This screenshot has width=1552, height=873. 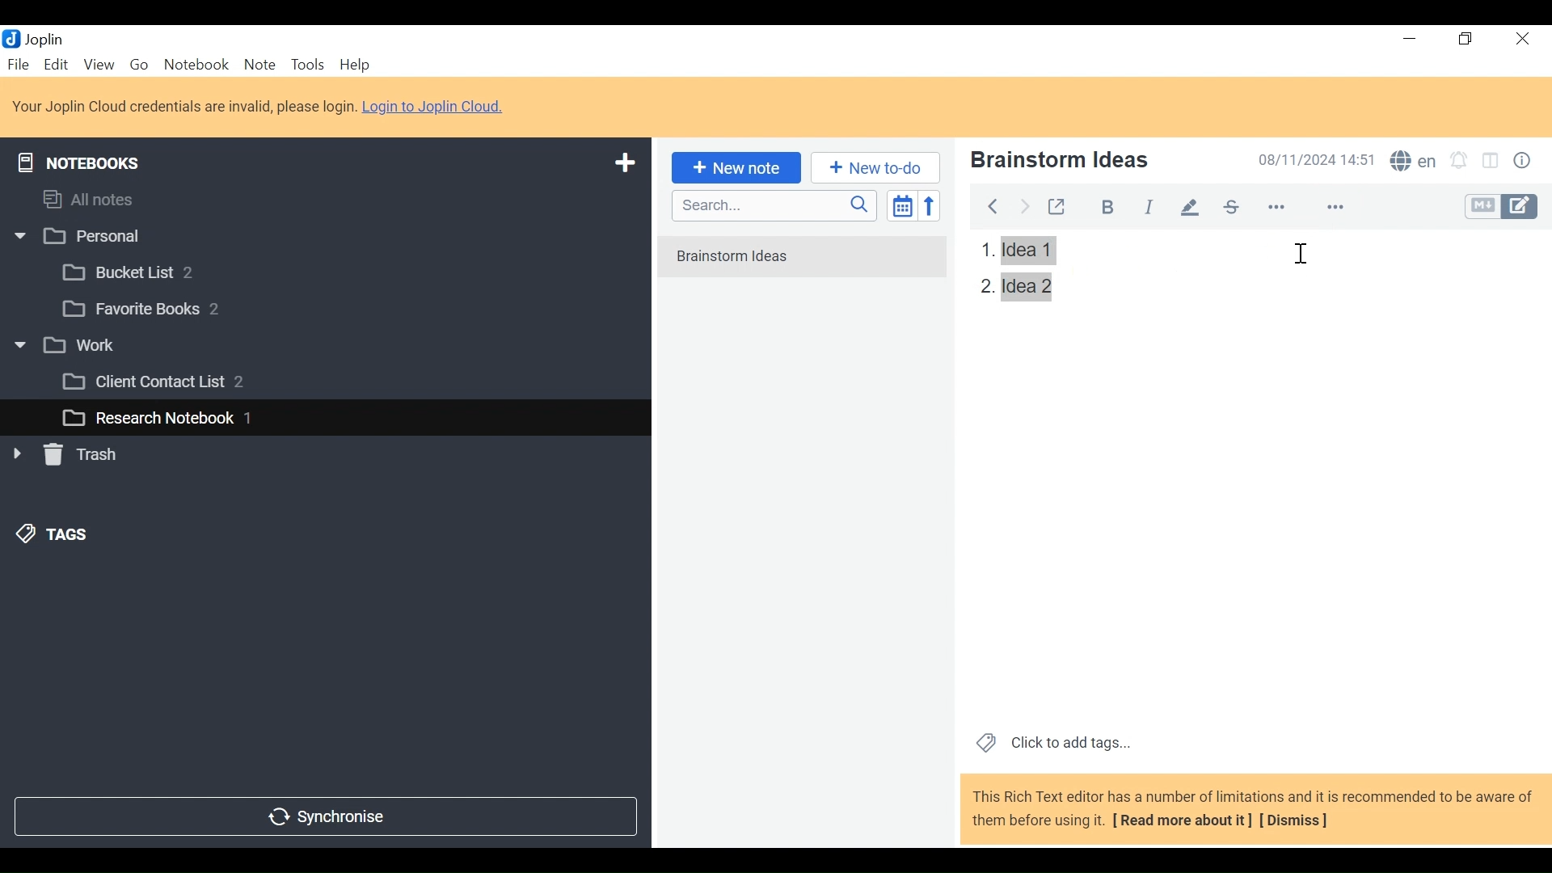 What do you see at coordinates (933, 205) in the screenshot?
I see `Reverse Sort order` at bounding box center [933, 205].